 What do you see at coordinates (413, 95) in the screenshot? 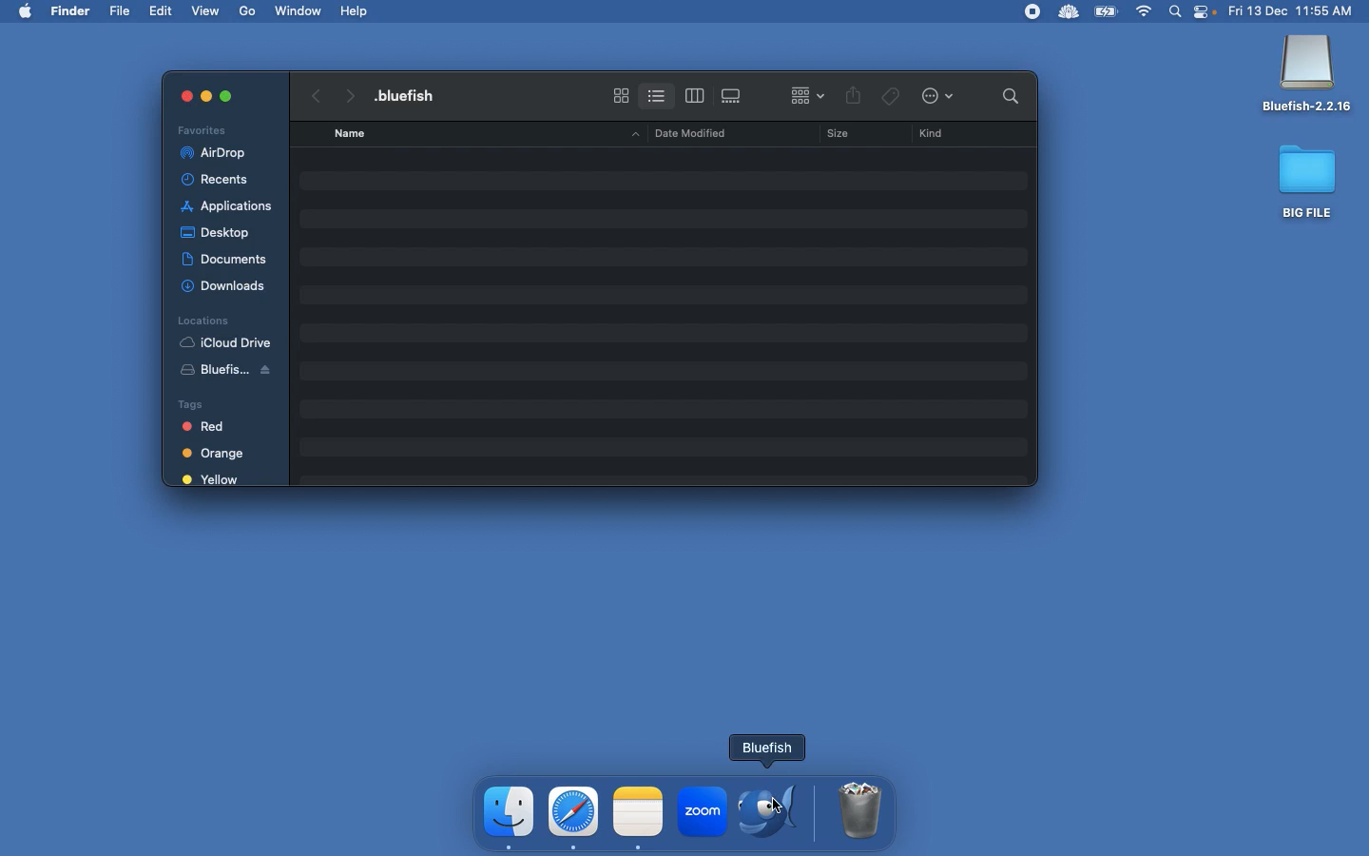
I see `Name` at bounding box center [413, 95].